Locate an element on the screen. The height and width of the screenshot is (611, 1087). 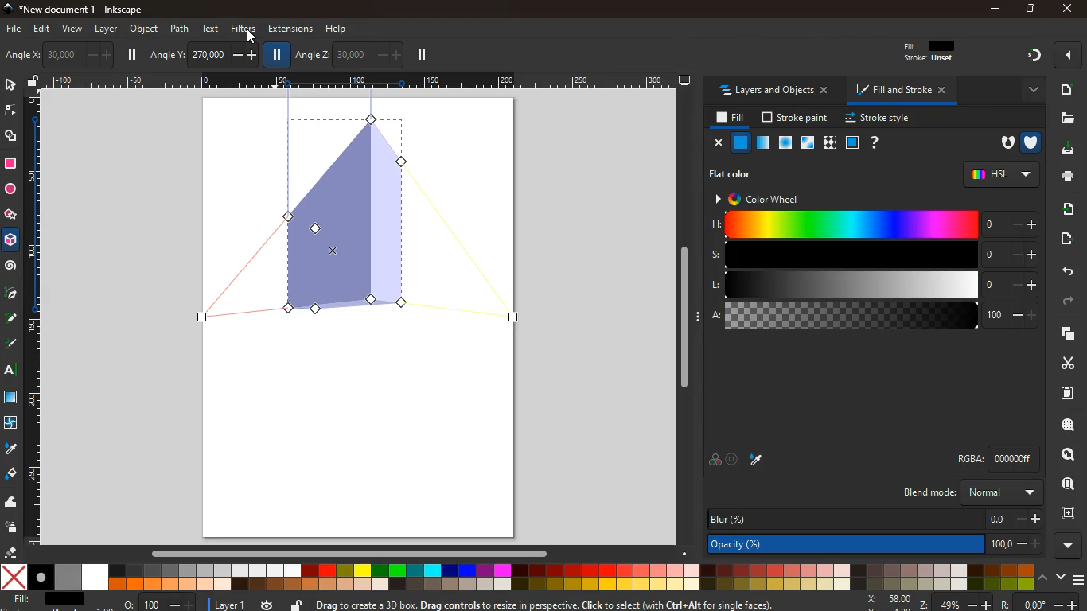
down is located at coordinates (1060, 578).